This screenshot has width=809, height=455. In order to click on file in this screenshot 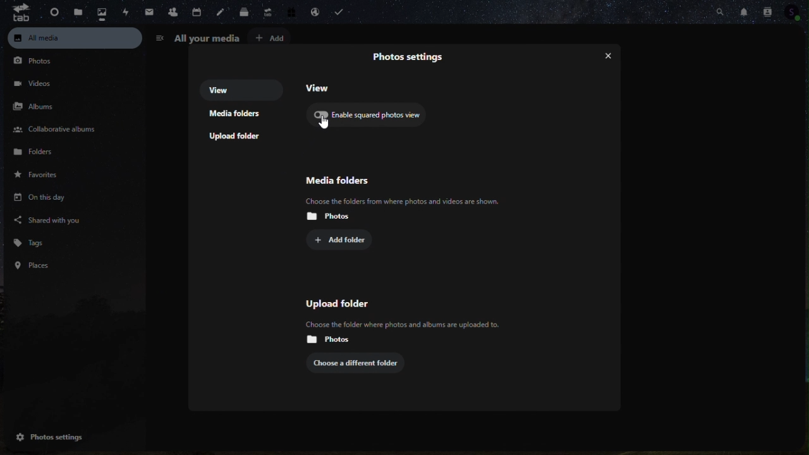, I will do `click(78, 13)`.